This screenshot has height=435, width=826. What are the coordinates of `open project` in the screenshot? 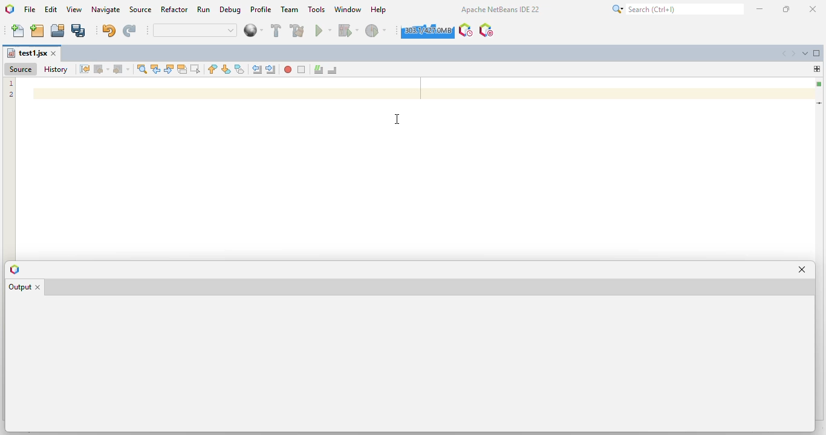 It's located at (57, 30).